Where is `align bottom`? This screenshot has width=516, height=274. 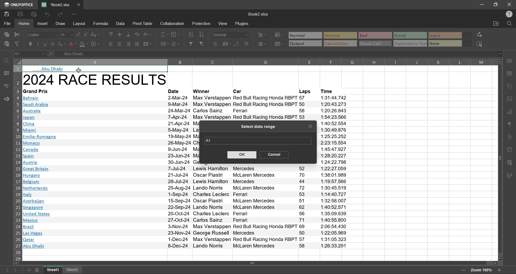 align bottom is located at coordinates (129, 35).